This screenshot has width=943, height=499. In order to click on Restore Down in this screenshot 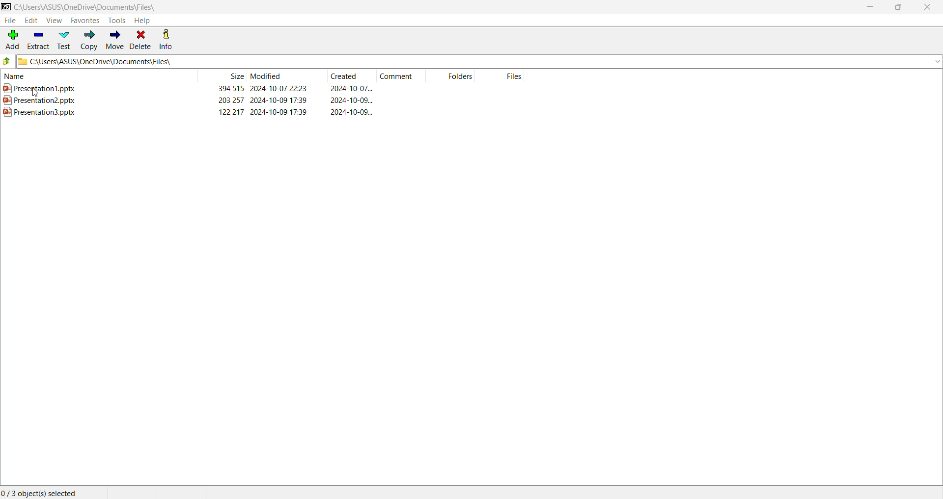, I will do `click(902, 7)`.